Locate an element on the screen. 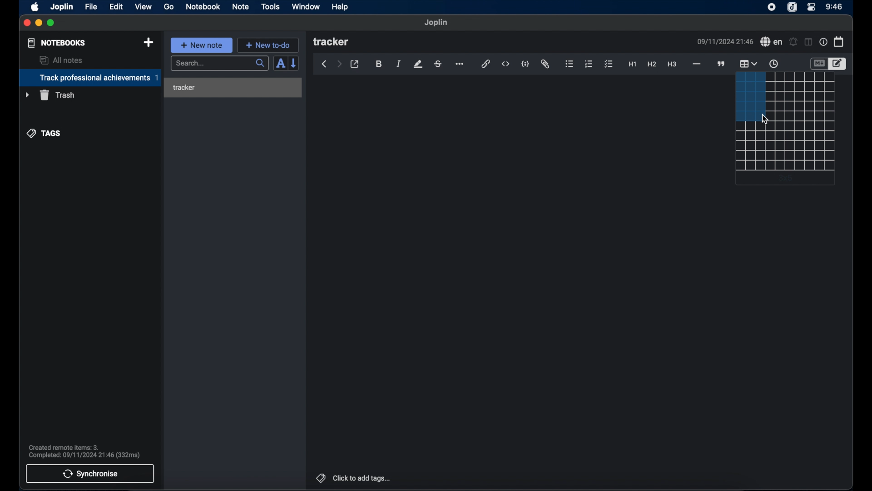 The height and width of the screenshot is (491, 872). forward is located at coordinates (339, 65).